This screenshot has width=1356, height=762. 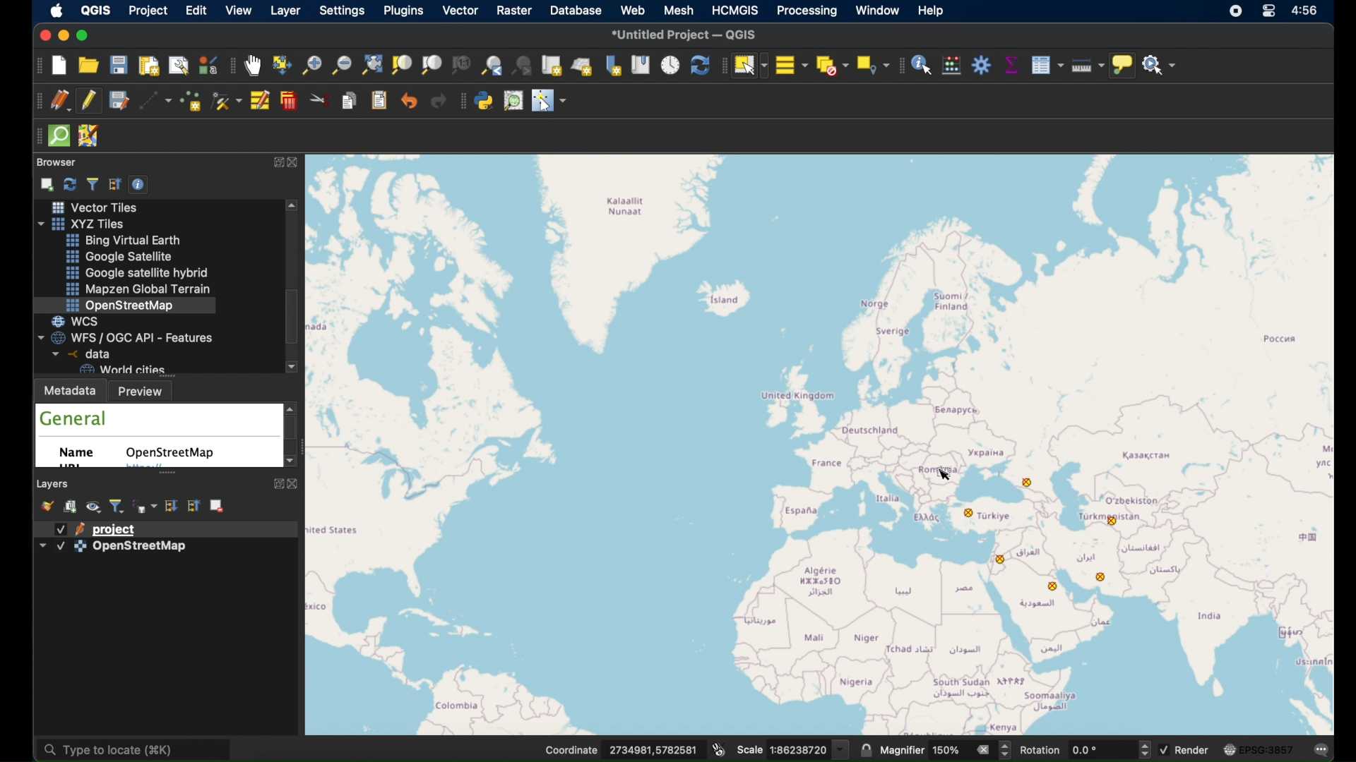 What do you see at coordinates (1101, 576) in the screenshot?
I see `point feature` at bounding box center [1101, 576].